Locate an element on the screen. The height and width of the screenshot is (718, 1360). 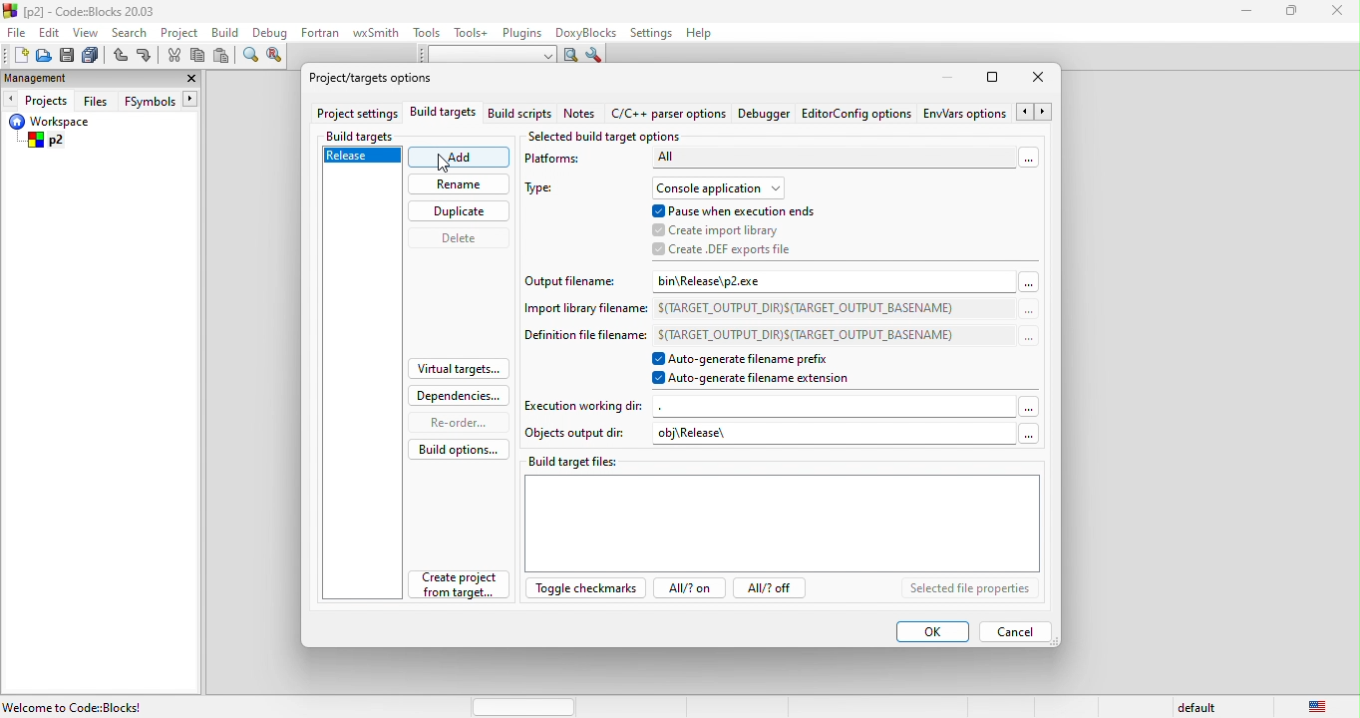
doxyblocks is located at coordinates (587, 33).